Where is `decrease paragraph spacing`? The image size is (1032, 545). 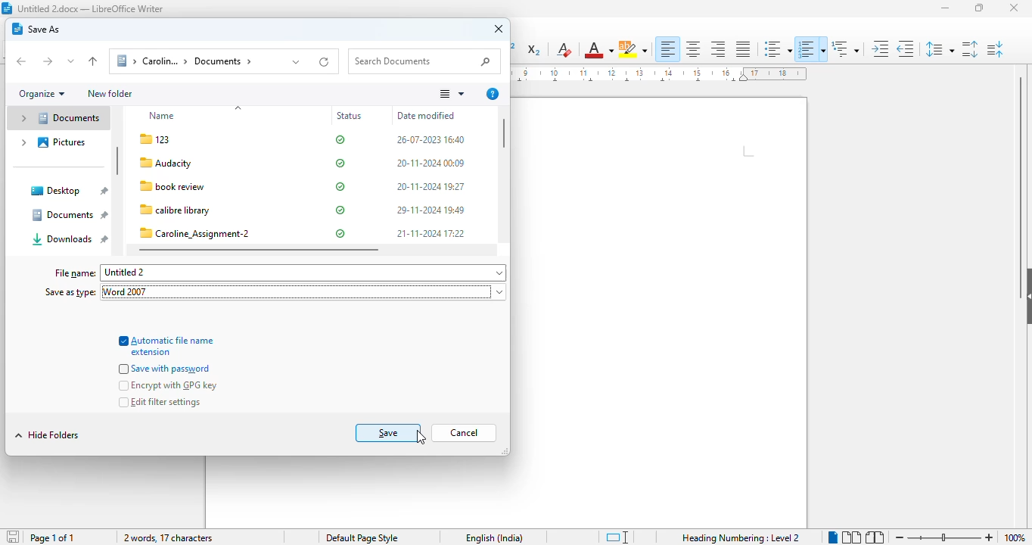 decrease paragraph spacing is located at coordinates (996, 49).